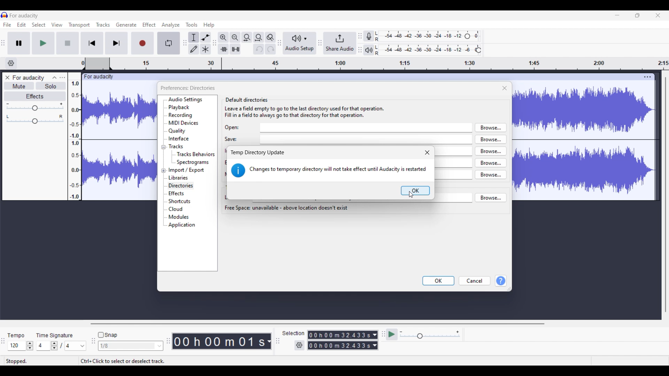 The image size is (669, 376). Describe the element at coordinates (206, 38) in the screenshot. I see `Envelop tool` at that location.